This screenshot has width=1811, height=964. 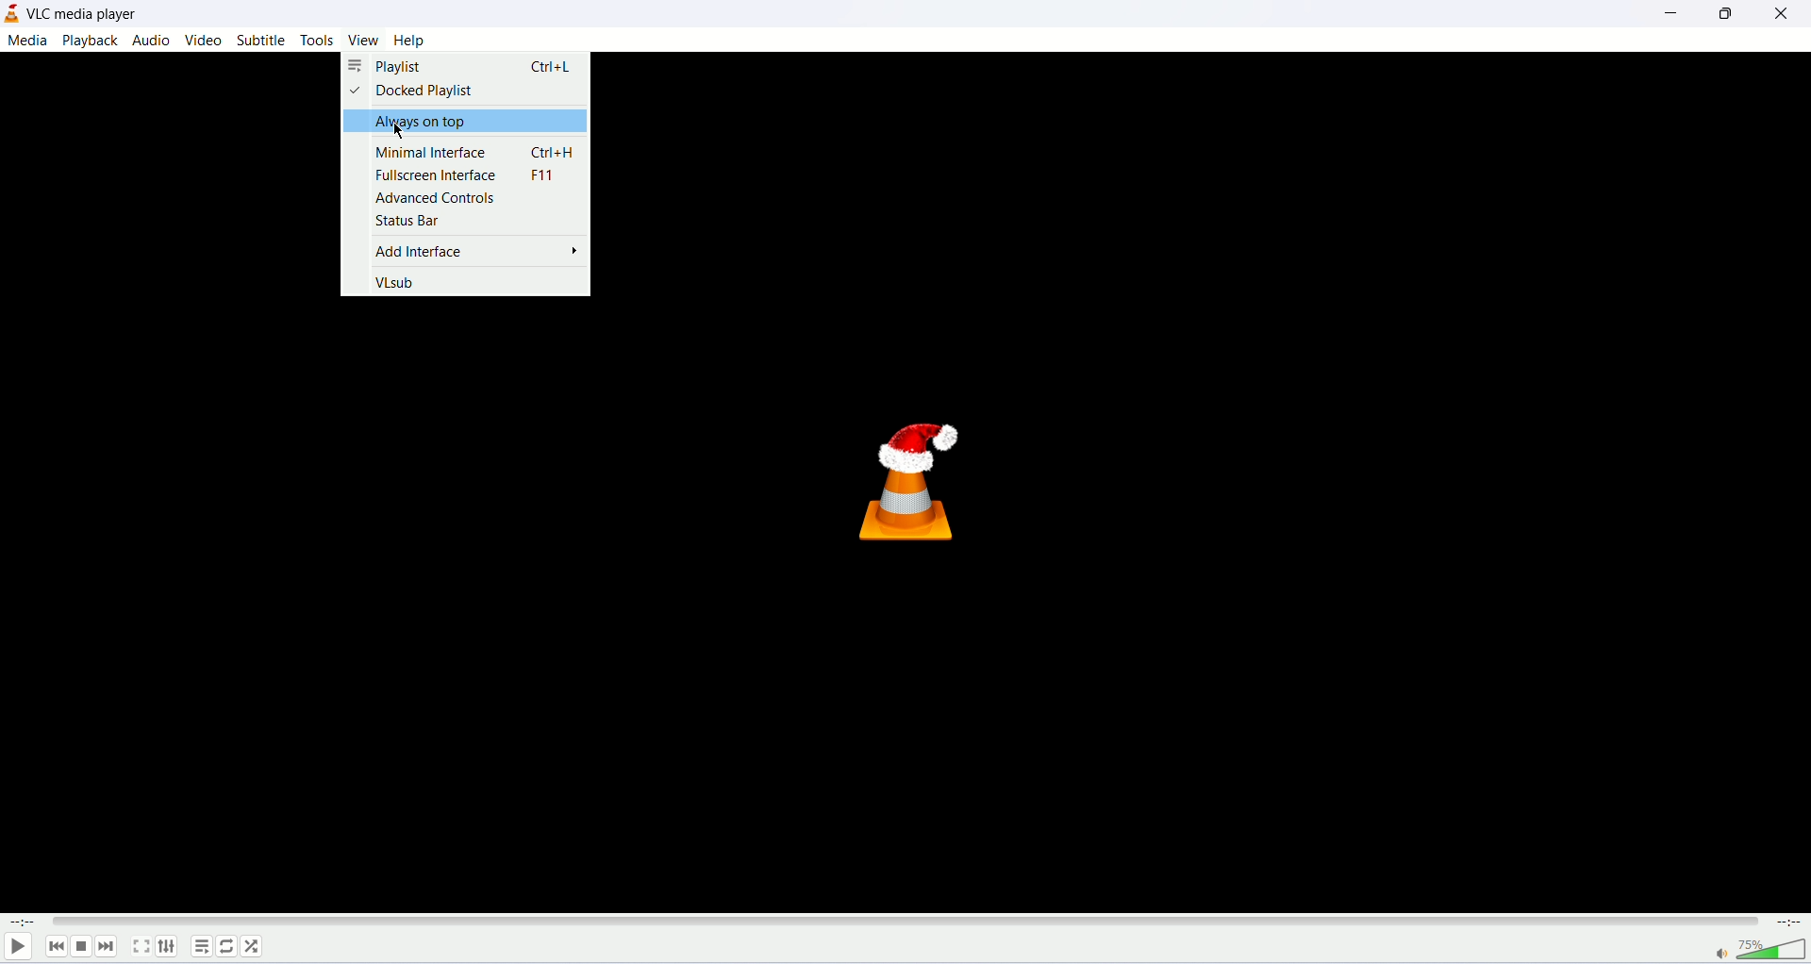 What do you see at coordinates (88, 13) in the screenshot?
I see `vlc media player` at bounding box center [88, 13].